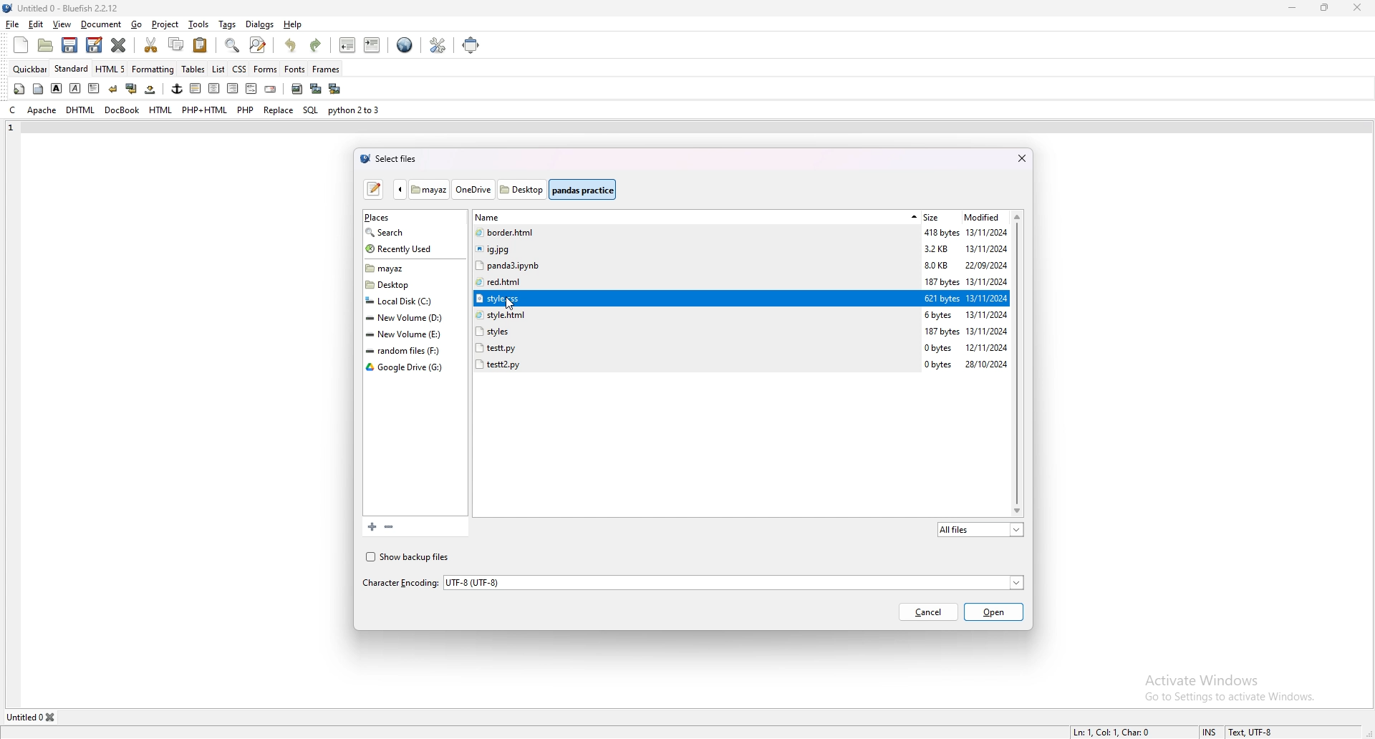  I want to click on folder, so click(412, 301).